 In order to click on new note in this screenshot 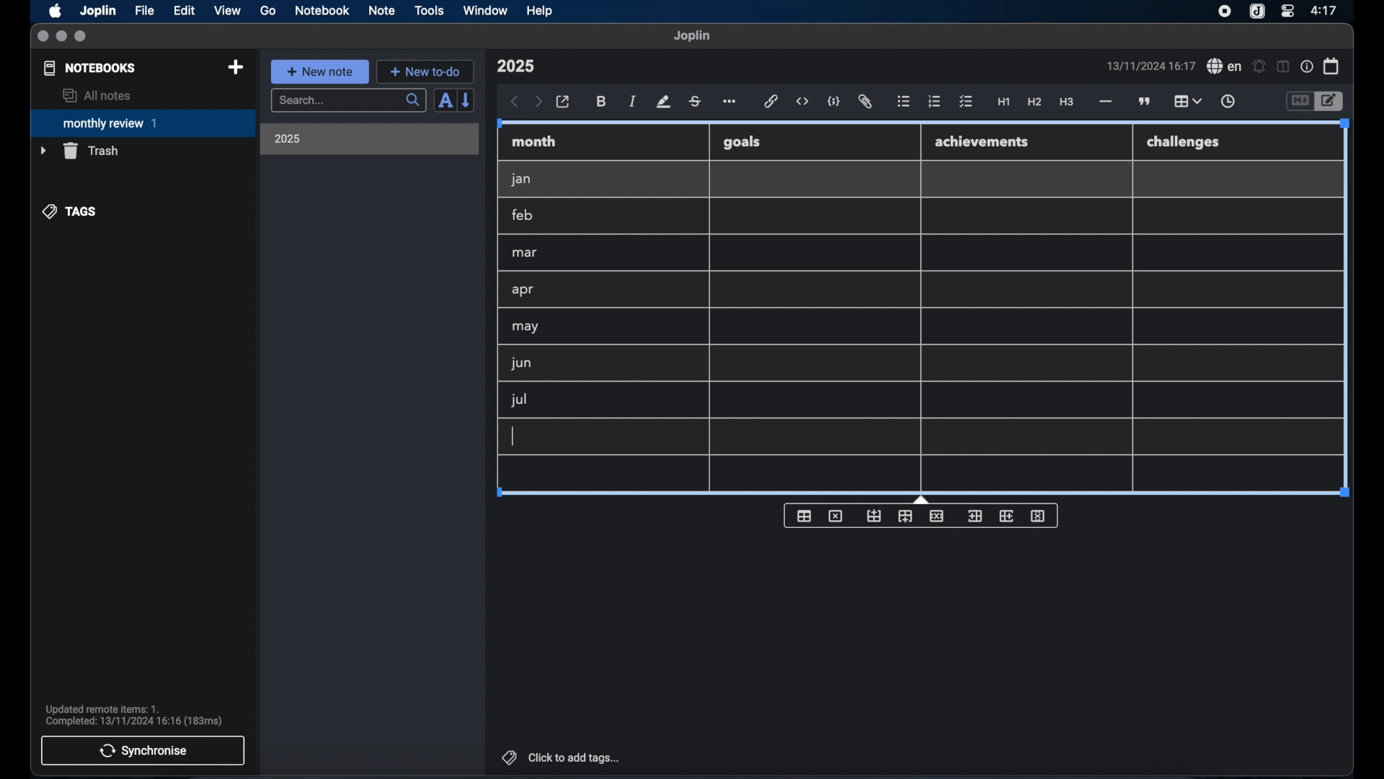, I will do `click(319, 71)`.